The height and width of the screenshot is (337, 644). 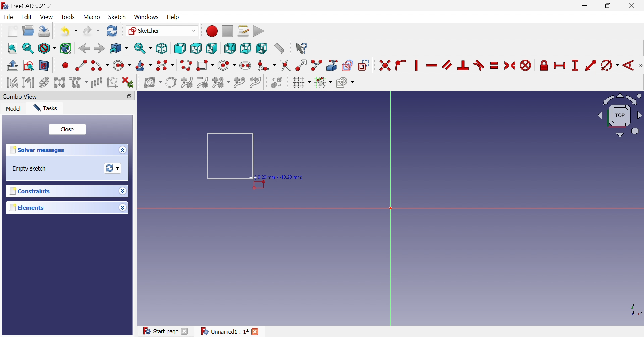 What do you see at coordinates (230, 156) in the screenshot?
I see `Square` at bounding box center [230, 156].